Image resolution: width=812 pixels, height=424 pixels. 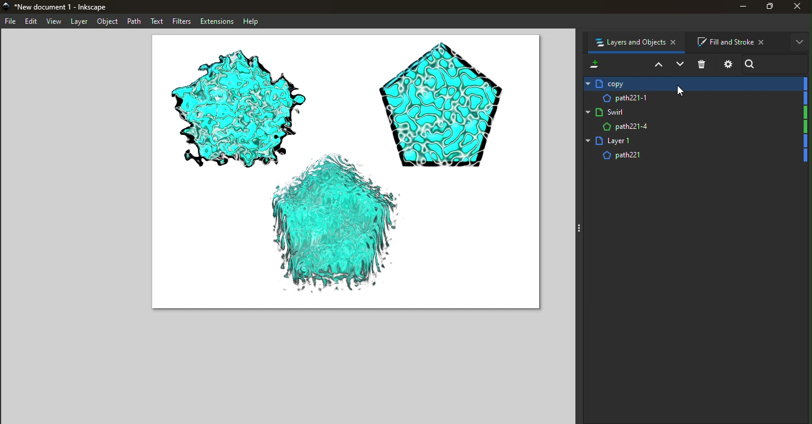 What do you see at coordinates (252, 21) in the screenshot?
I see `Help` at bounding box center [252, 21].